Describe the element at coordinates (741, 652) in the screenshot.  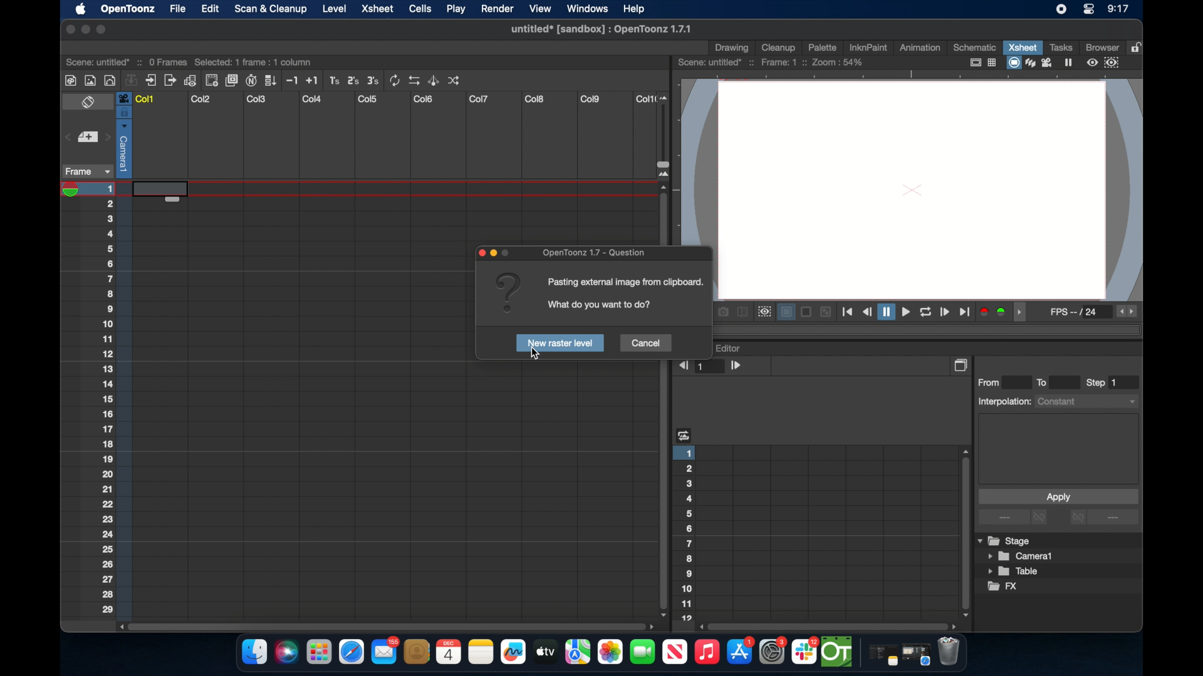
I see `appstore` at that location.